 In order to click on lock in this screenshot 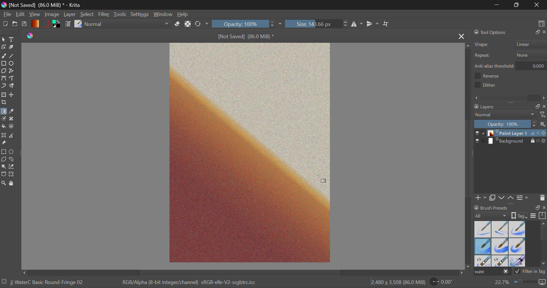, I will do `click(534, 134)`.